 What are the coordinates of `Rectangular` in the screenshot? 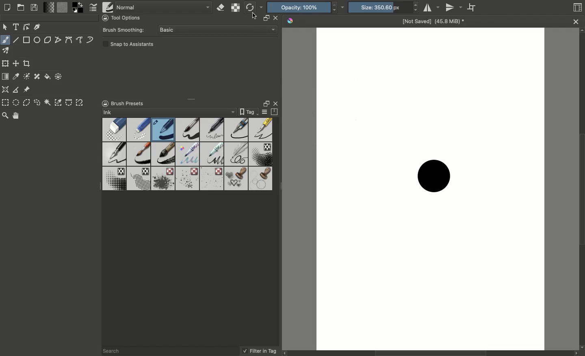 It's located at (27, 40).